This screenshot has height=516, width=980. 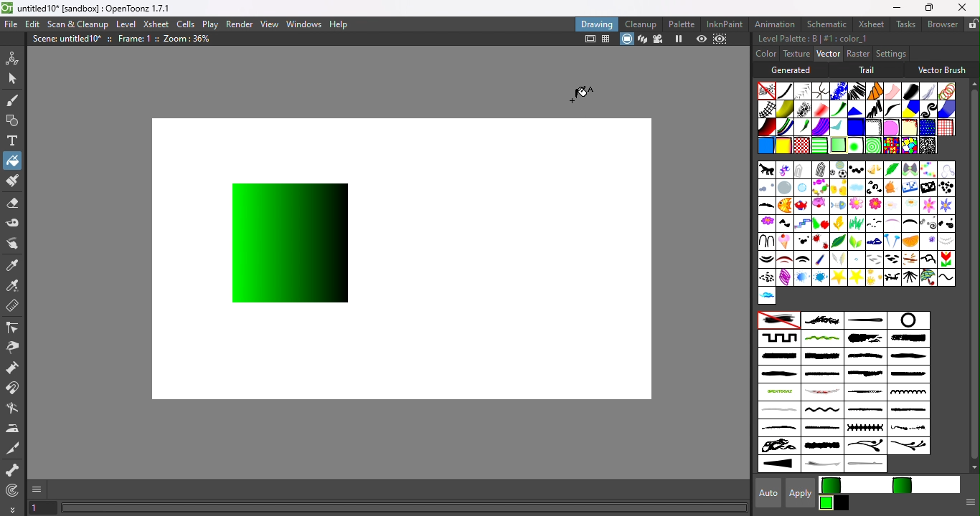 I want to click on Vanishing, so click(x=910, y=90).